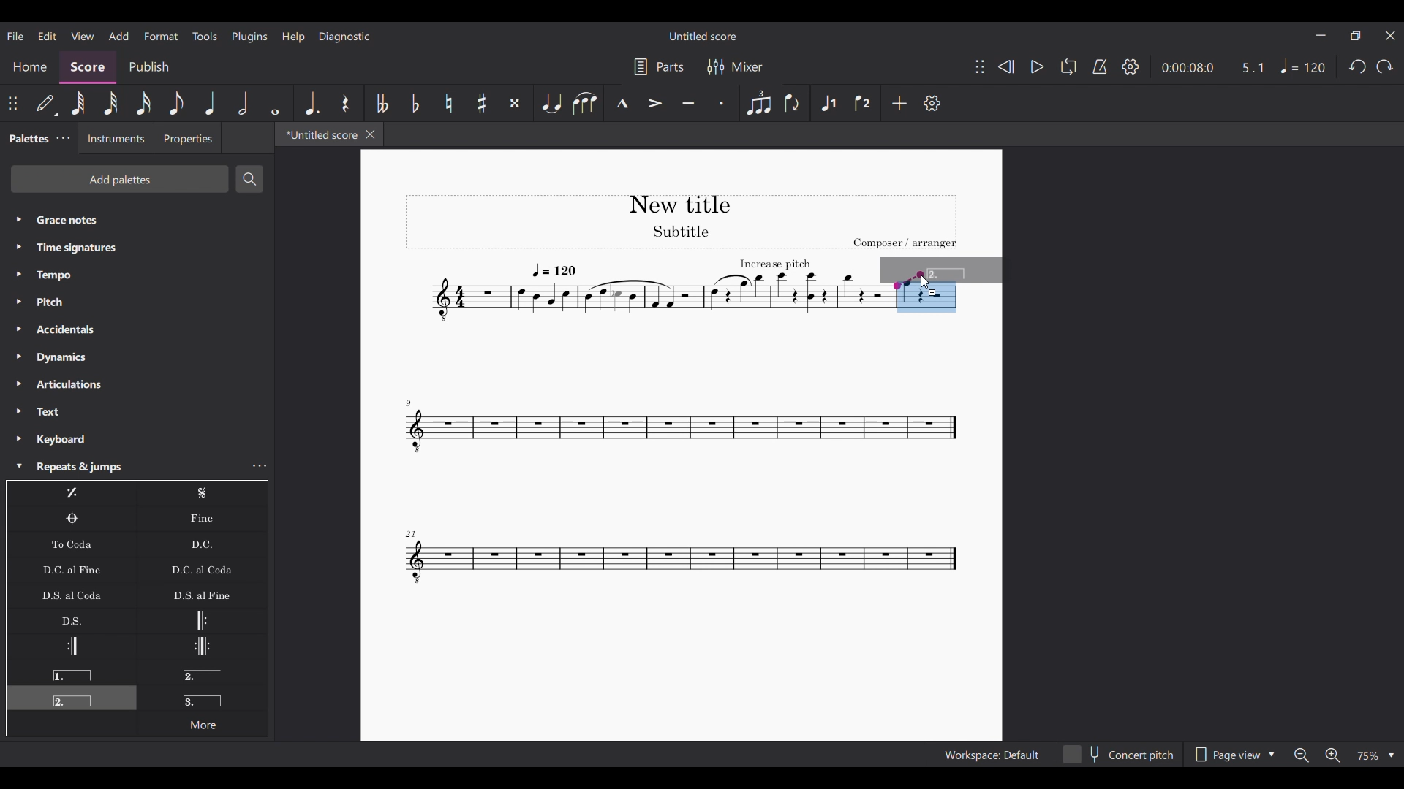 Image resolution: width=1404 pixels, height=789 pixels. What do you see at coordinates (908, 281) in the screenshot?
I see `Indicates point of contact` at bounding box center [908, 281].